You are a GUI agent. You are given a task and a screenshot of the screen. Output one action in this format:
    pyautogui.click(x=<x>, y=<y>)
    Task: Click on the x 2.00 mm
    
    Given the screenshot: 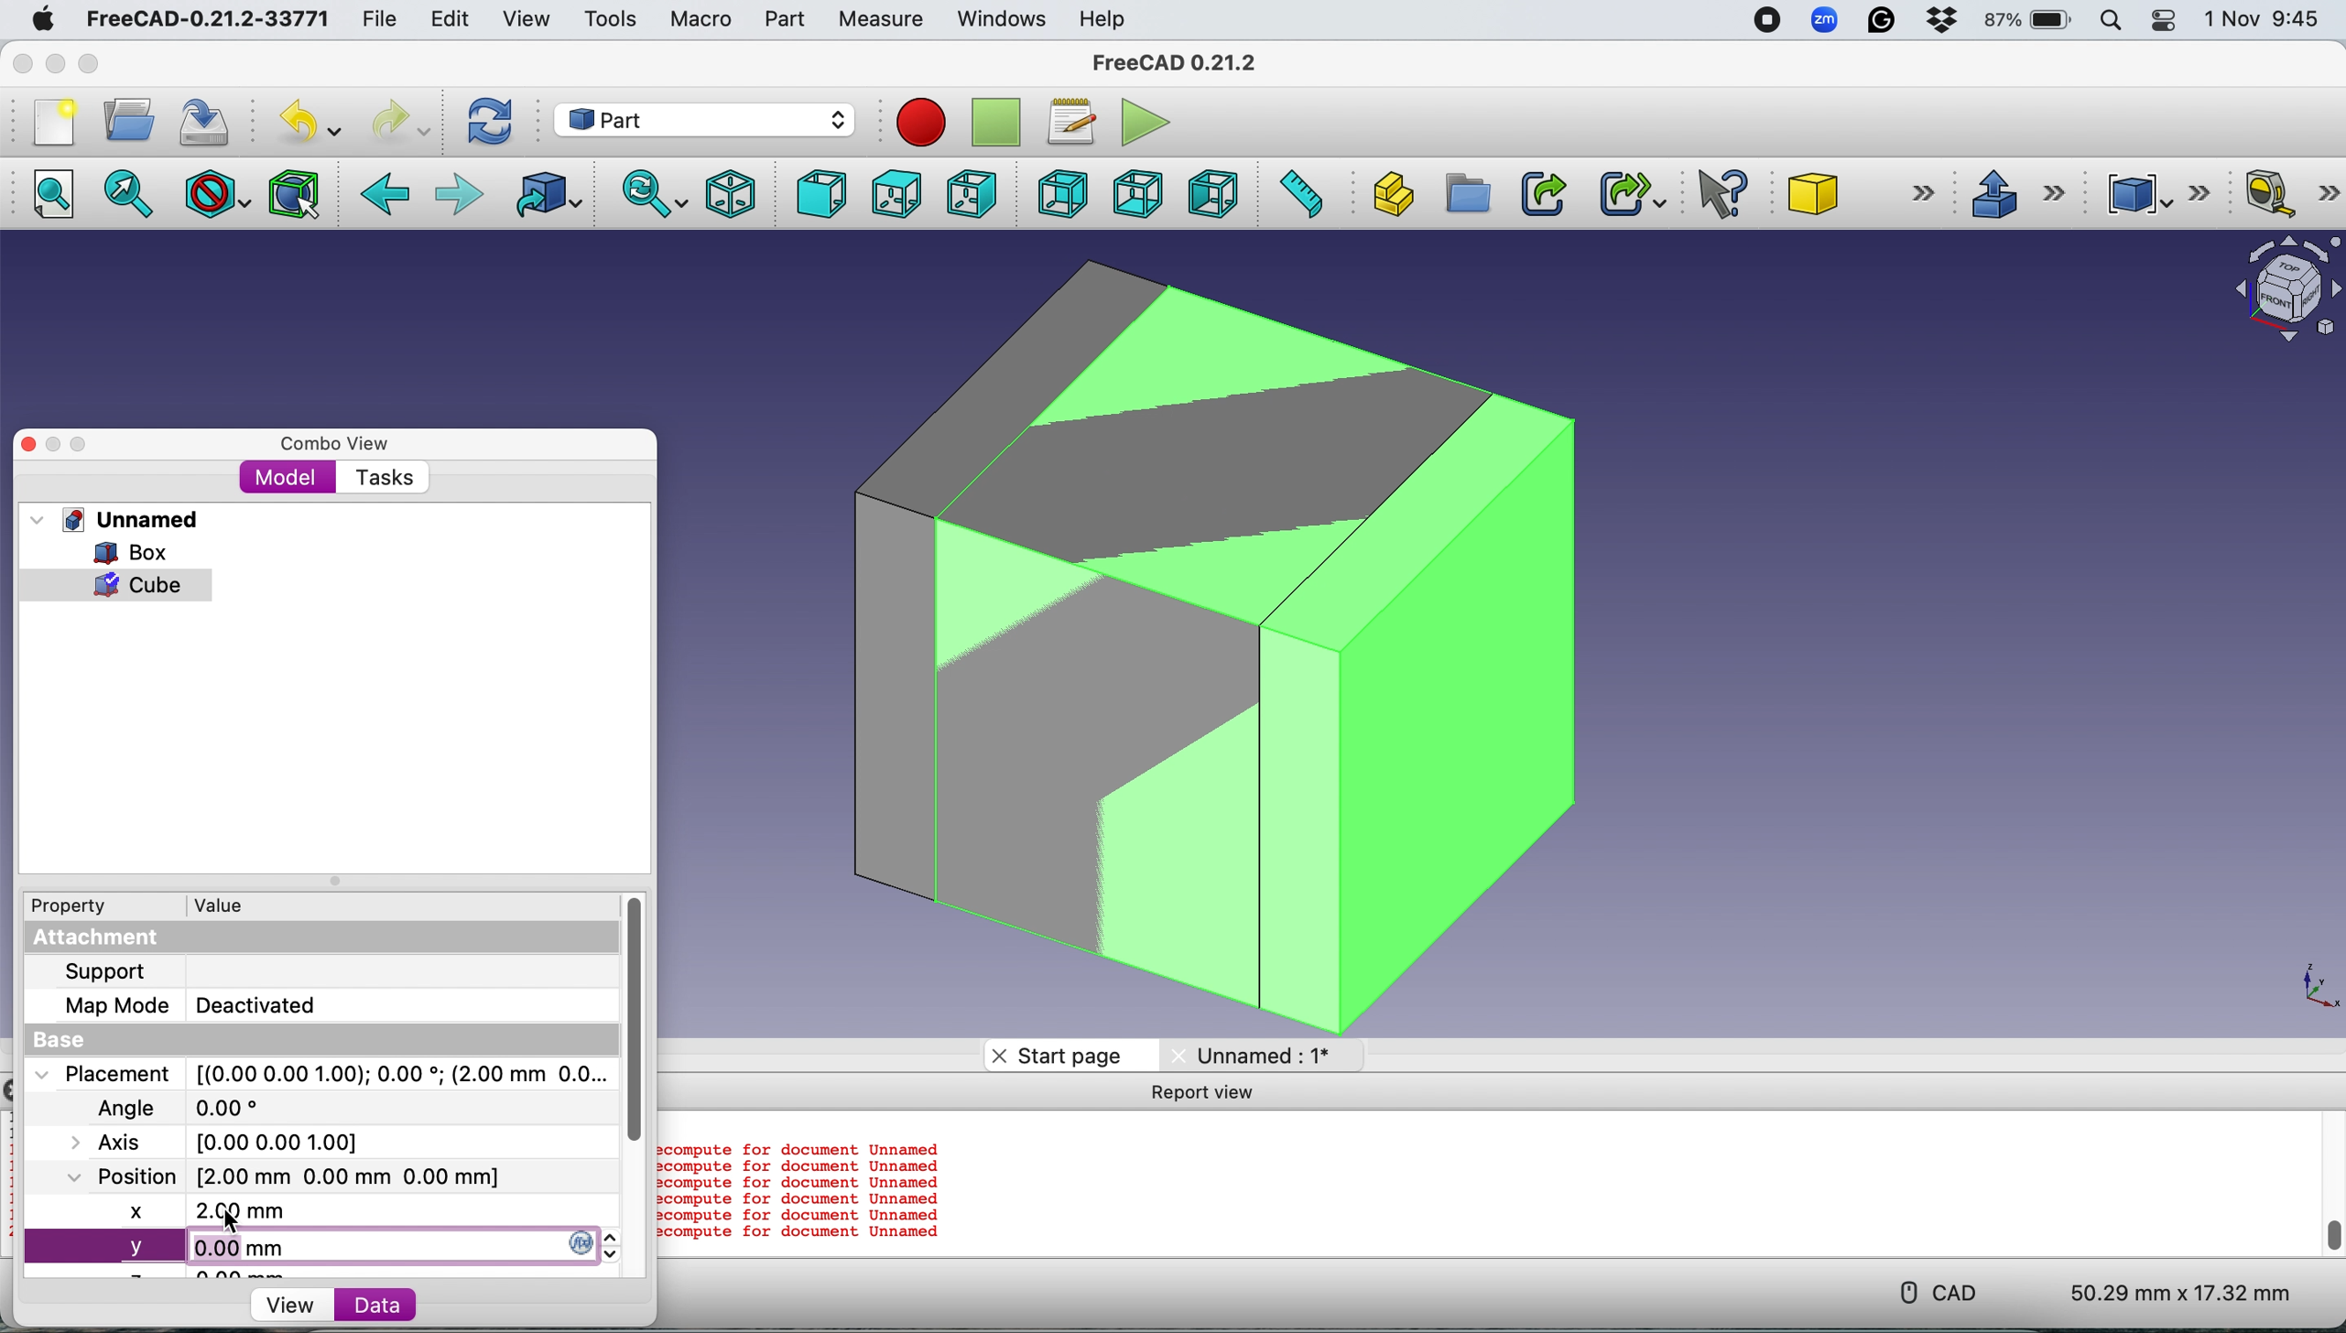 What is the action you would take?
    pyautogui.click(x=309, y=1211)
    